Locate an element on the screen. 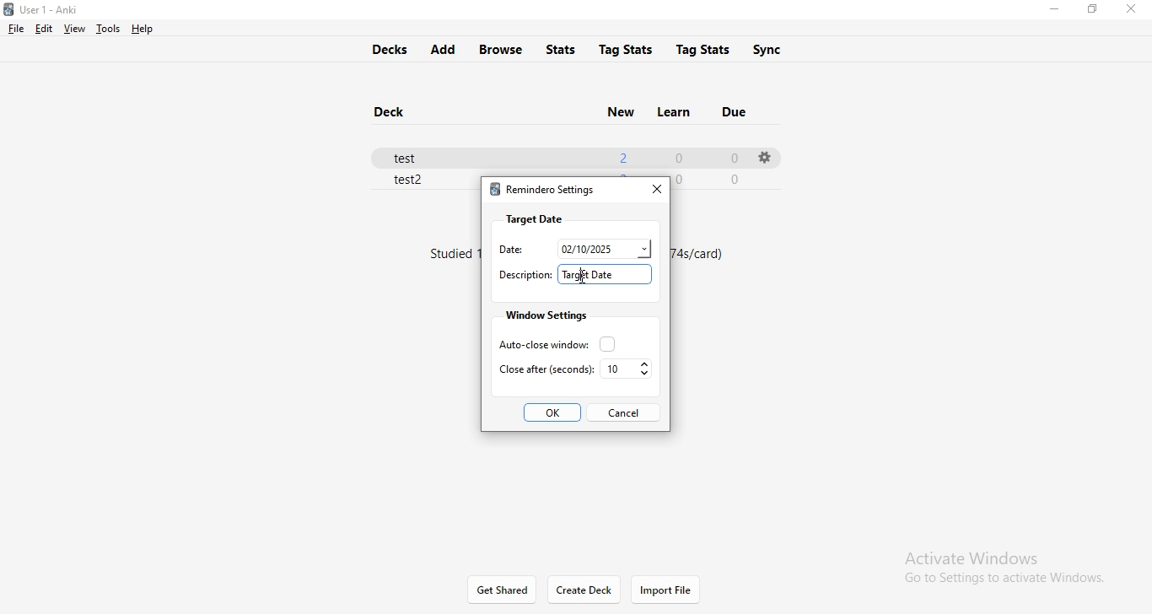  ok is located at coordinates (554, 413).